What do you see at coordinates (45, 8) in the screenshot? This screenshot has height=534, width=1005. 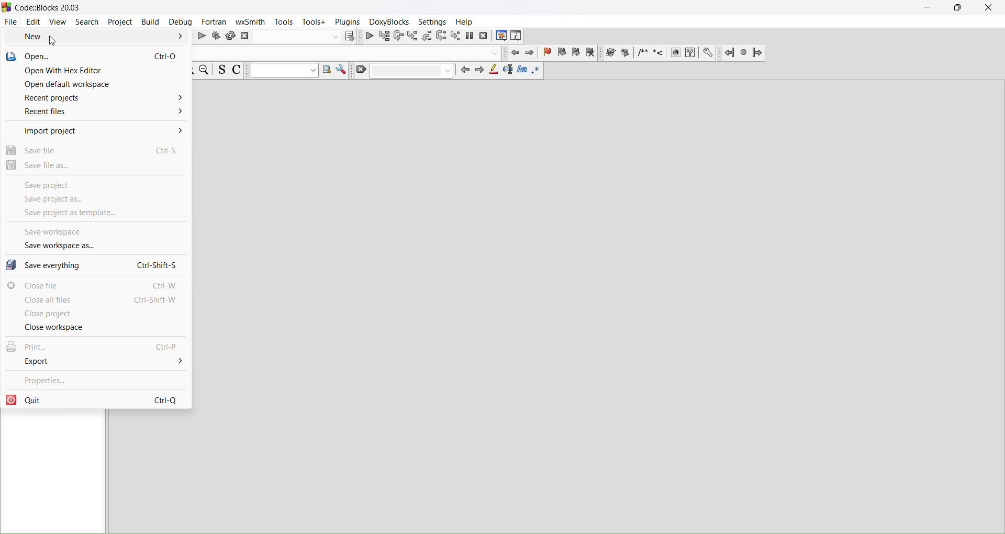 I see `Code::Blocks 20.03` at bounding box center [45, 8].